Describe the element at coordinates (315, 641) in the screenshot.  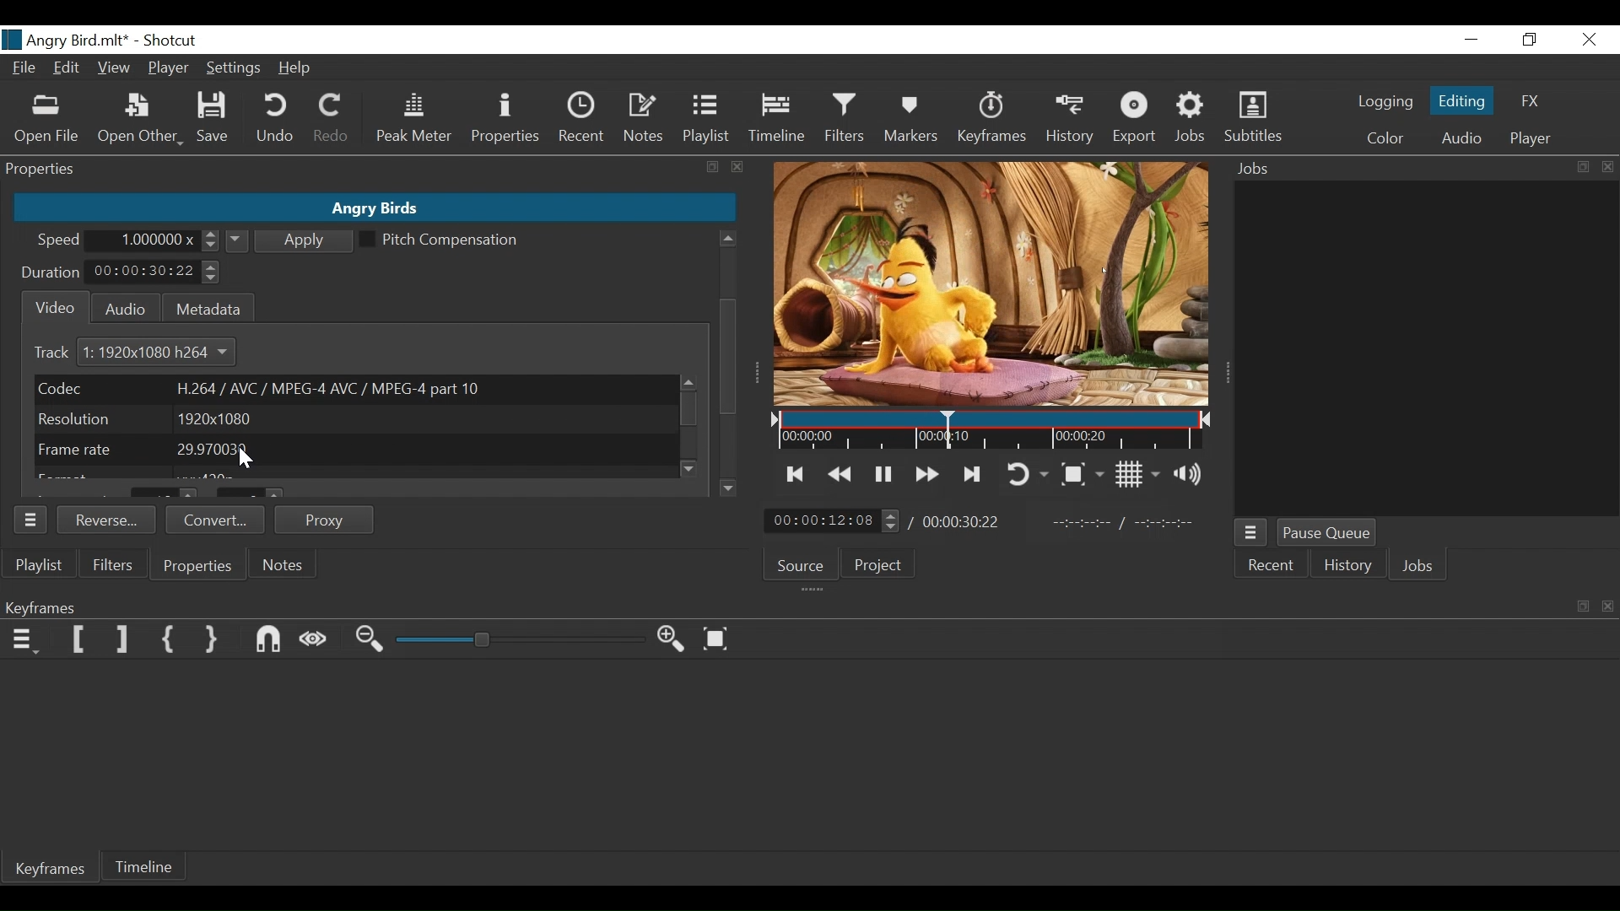
I see `Scrub while dragging` at that location.